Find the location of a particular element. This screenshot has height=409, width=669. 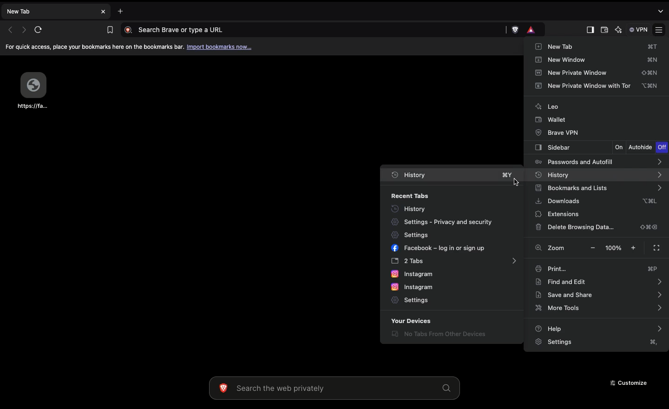

Extensions is located at coordinates (557, 214).